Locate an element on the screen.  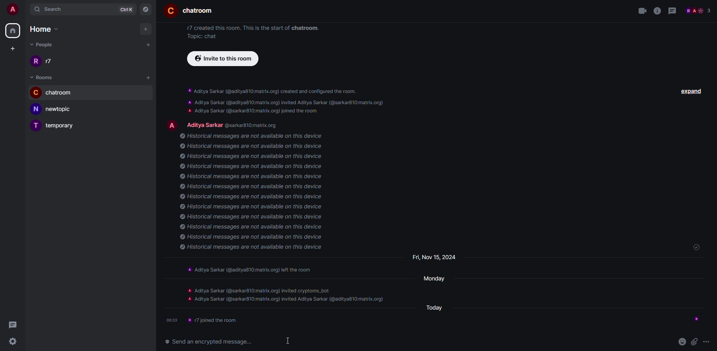
send an encrypted message is located at coordinates (209, 342).